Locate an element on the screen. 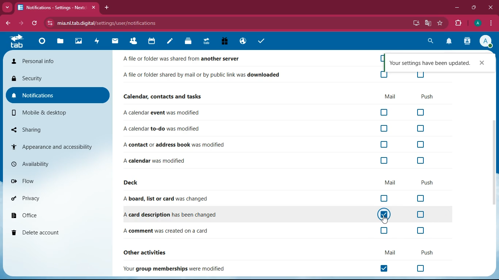 This screenshot has width=499, height=280. A calendar event was modified is located at coordinates (163, 113).